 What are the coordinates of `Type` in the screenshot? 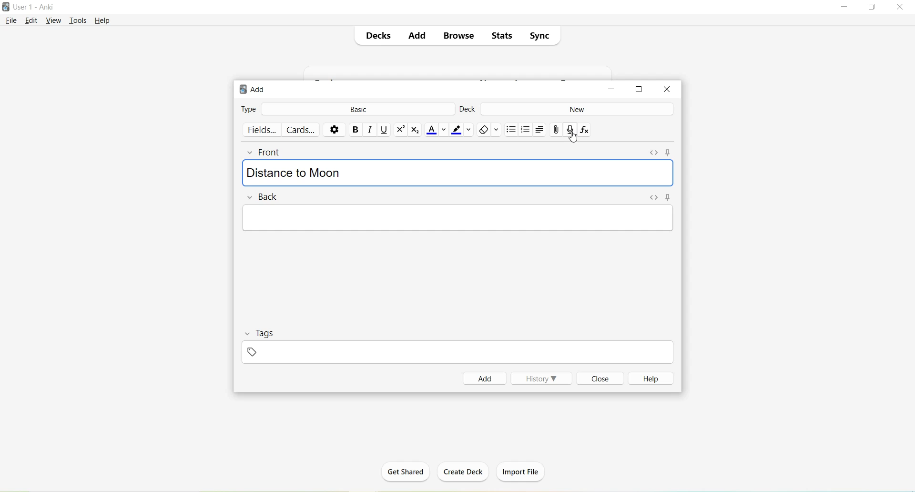 It's located at (249, 108).